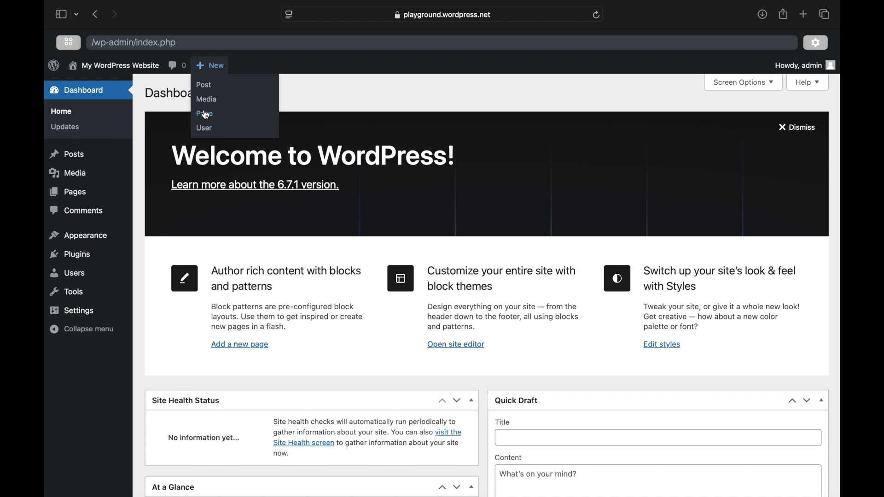 The image size is (884, 497). Describe the element at coordinates (204, 85) in the screenshot. I see `post` at that location.